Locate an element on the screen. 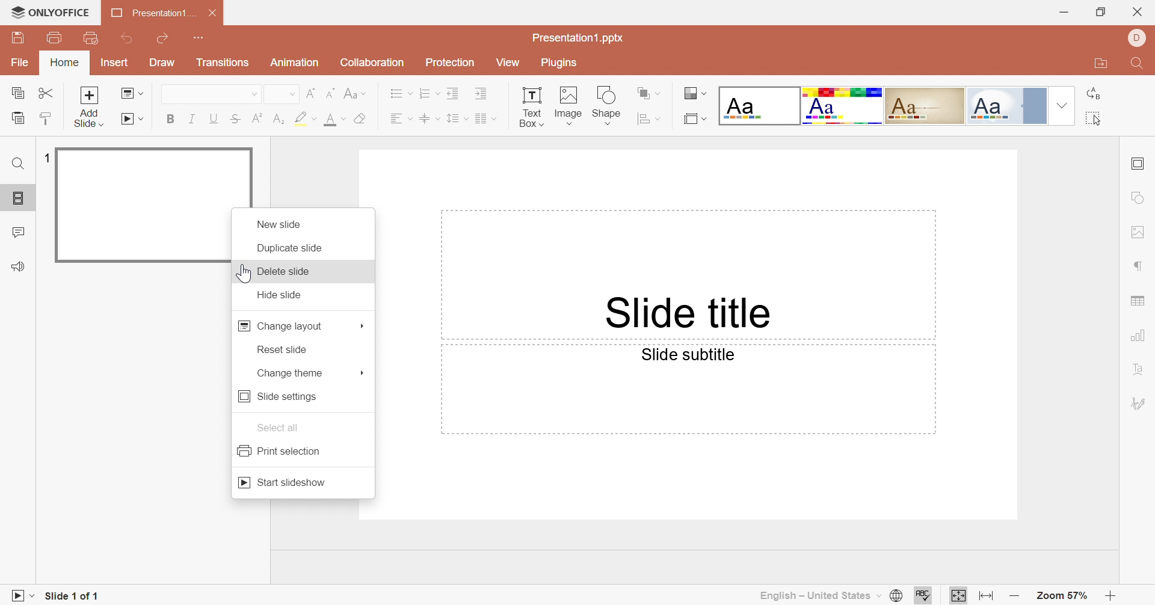 The width and height of the screenshot is (1155, 605). Drop Down is located at coordinates (368, 93).